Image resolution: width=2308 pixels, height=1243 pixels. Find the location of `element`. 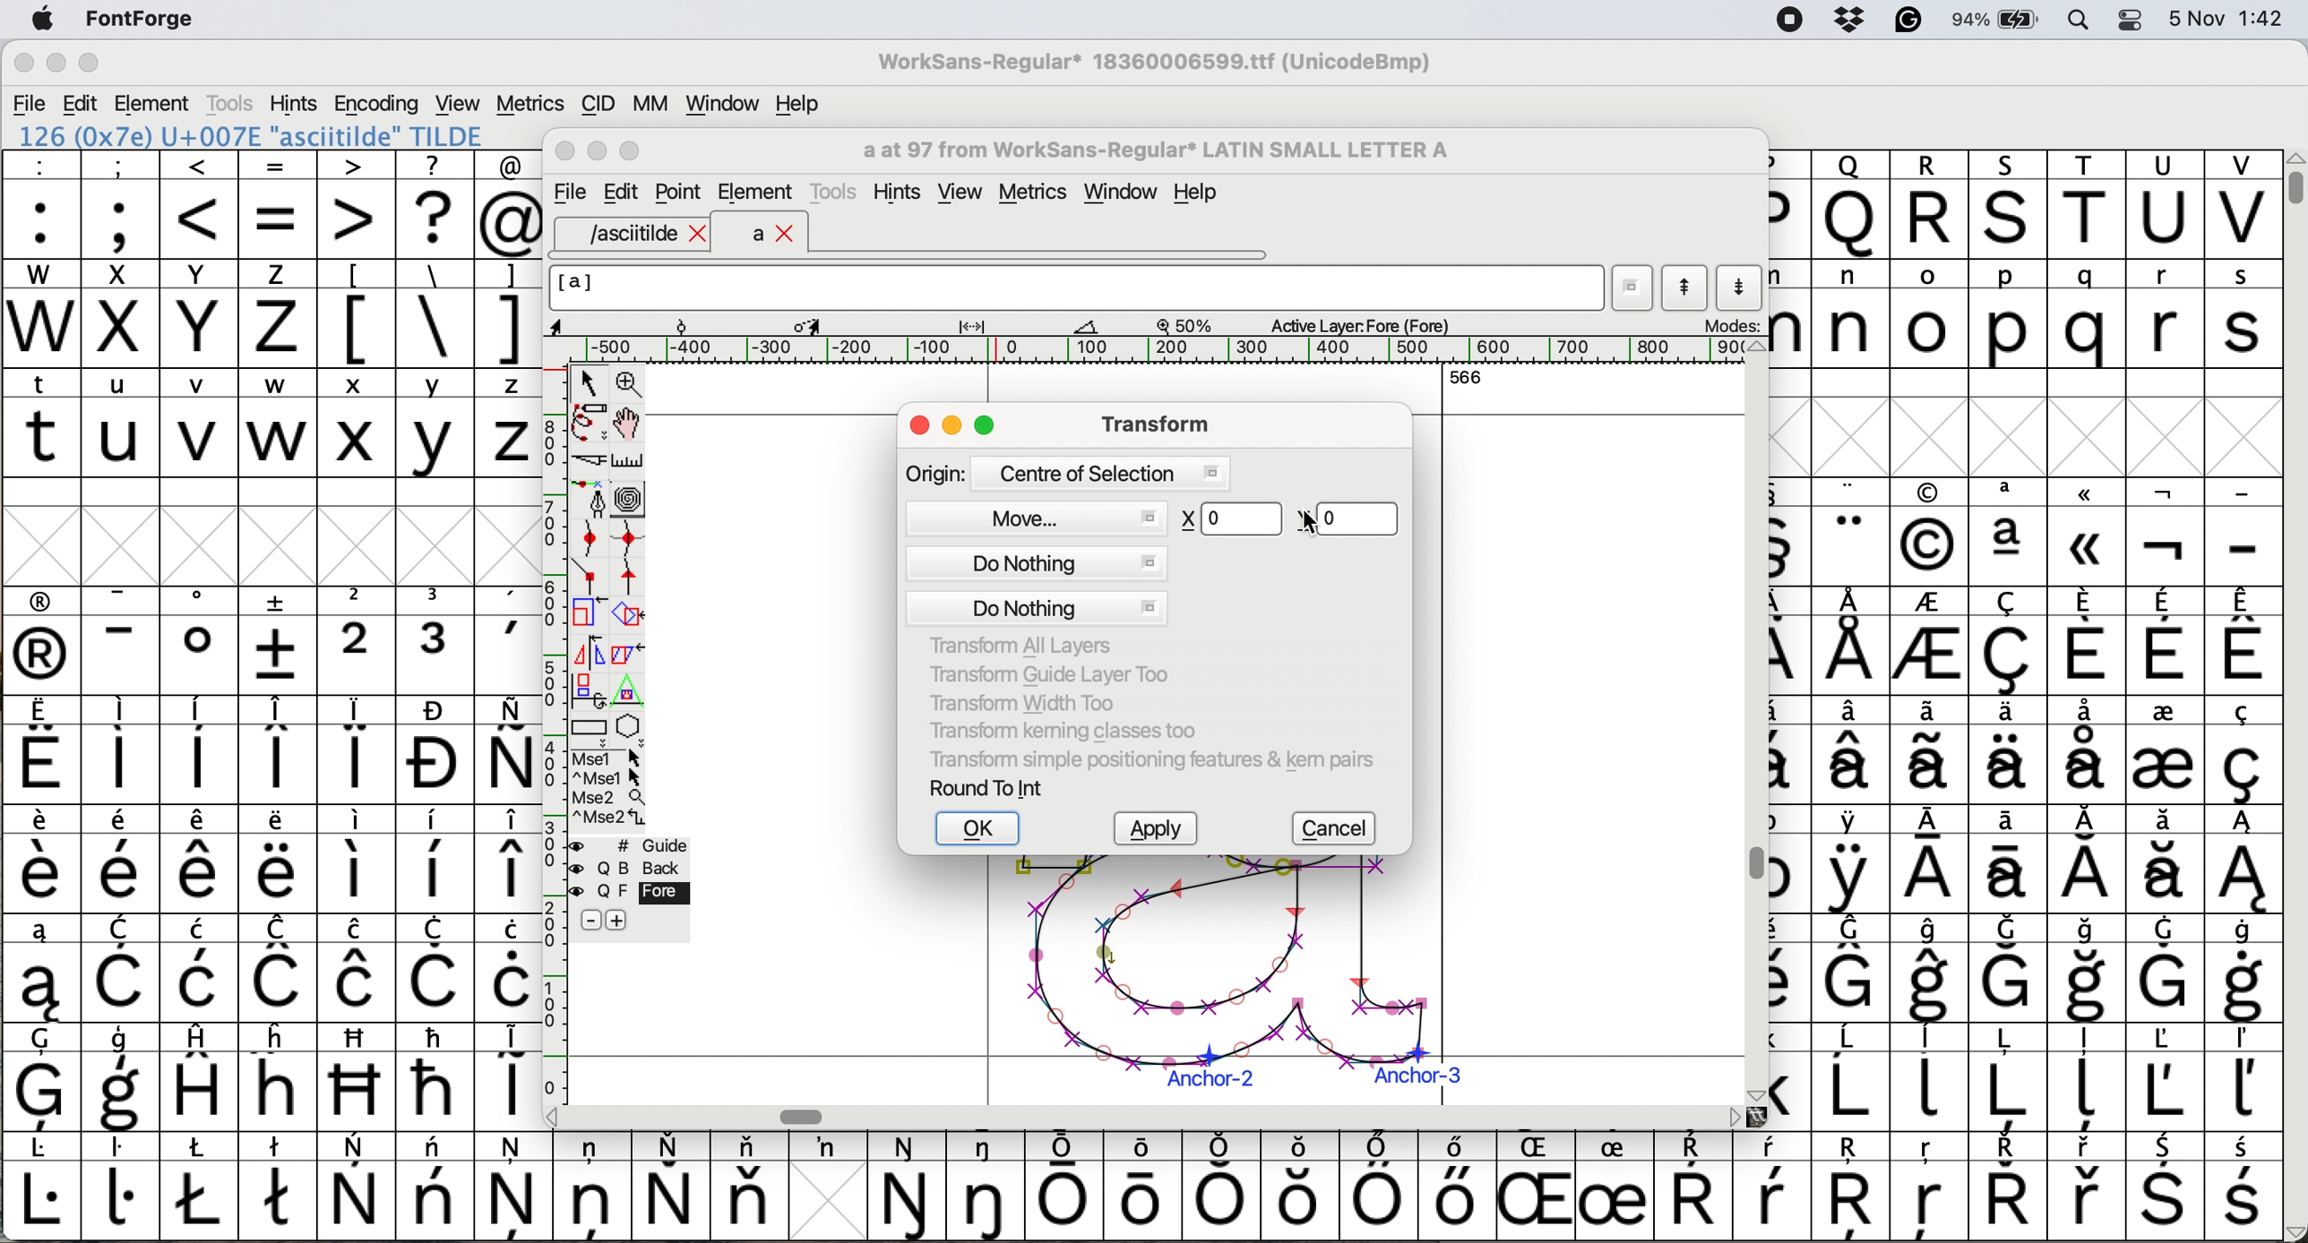

element is located at coordinates (155, 103).